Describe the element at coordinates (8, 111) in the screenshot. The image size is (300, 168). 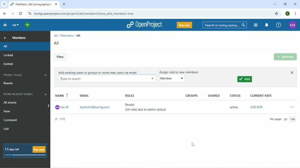
I see `View` at that location.